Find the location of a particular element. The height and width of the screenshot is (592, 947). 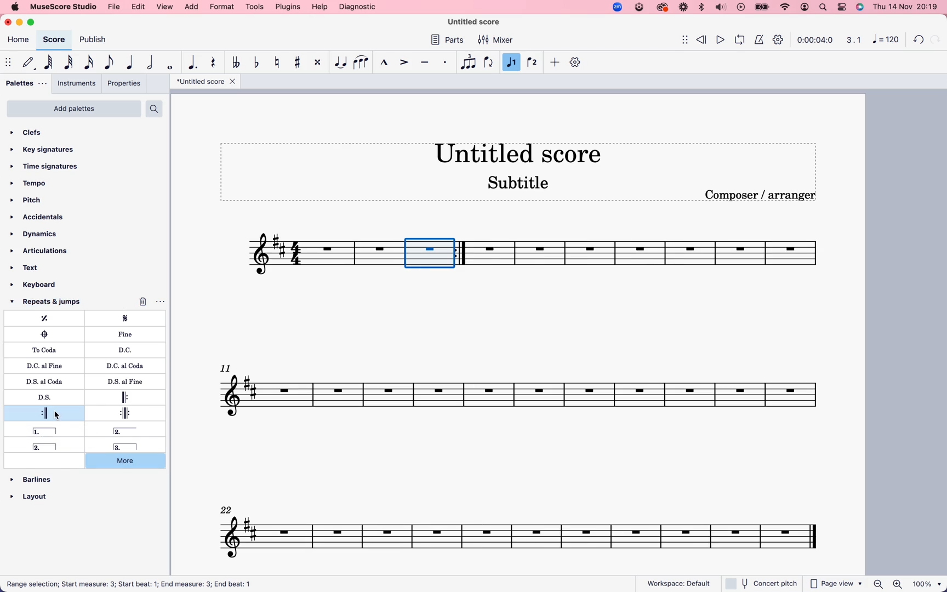

repeats & jumps is located at coordinates (52, 303).